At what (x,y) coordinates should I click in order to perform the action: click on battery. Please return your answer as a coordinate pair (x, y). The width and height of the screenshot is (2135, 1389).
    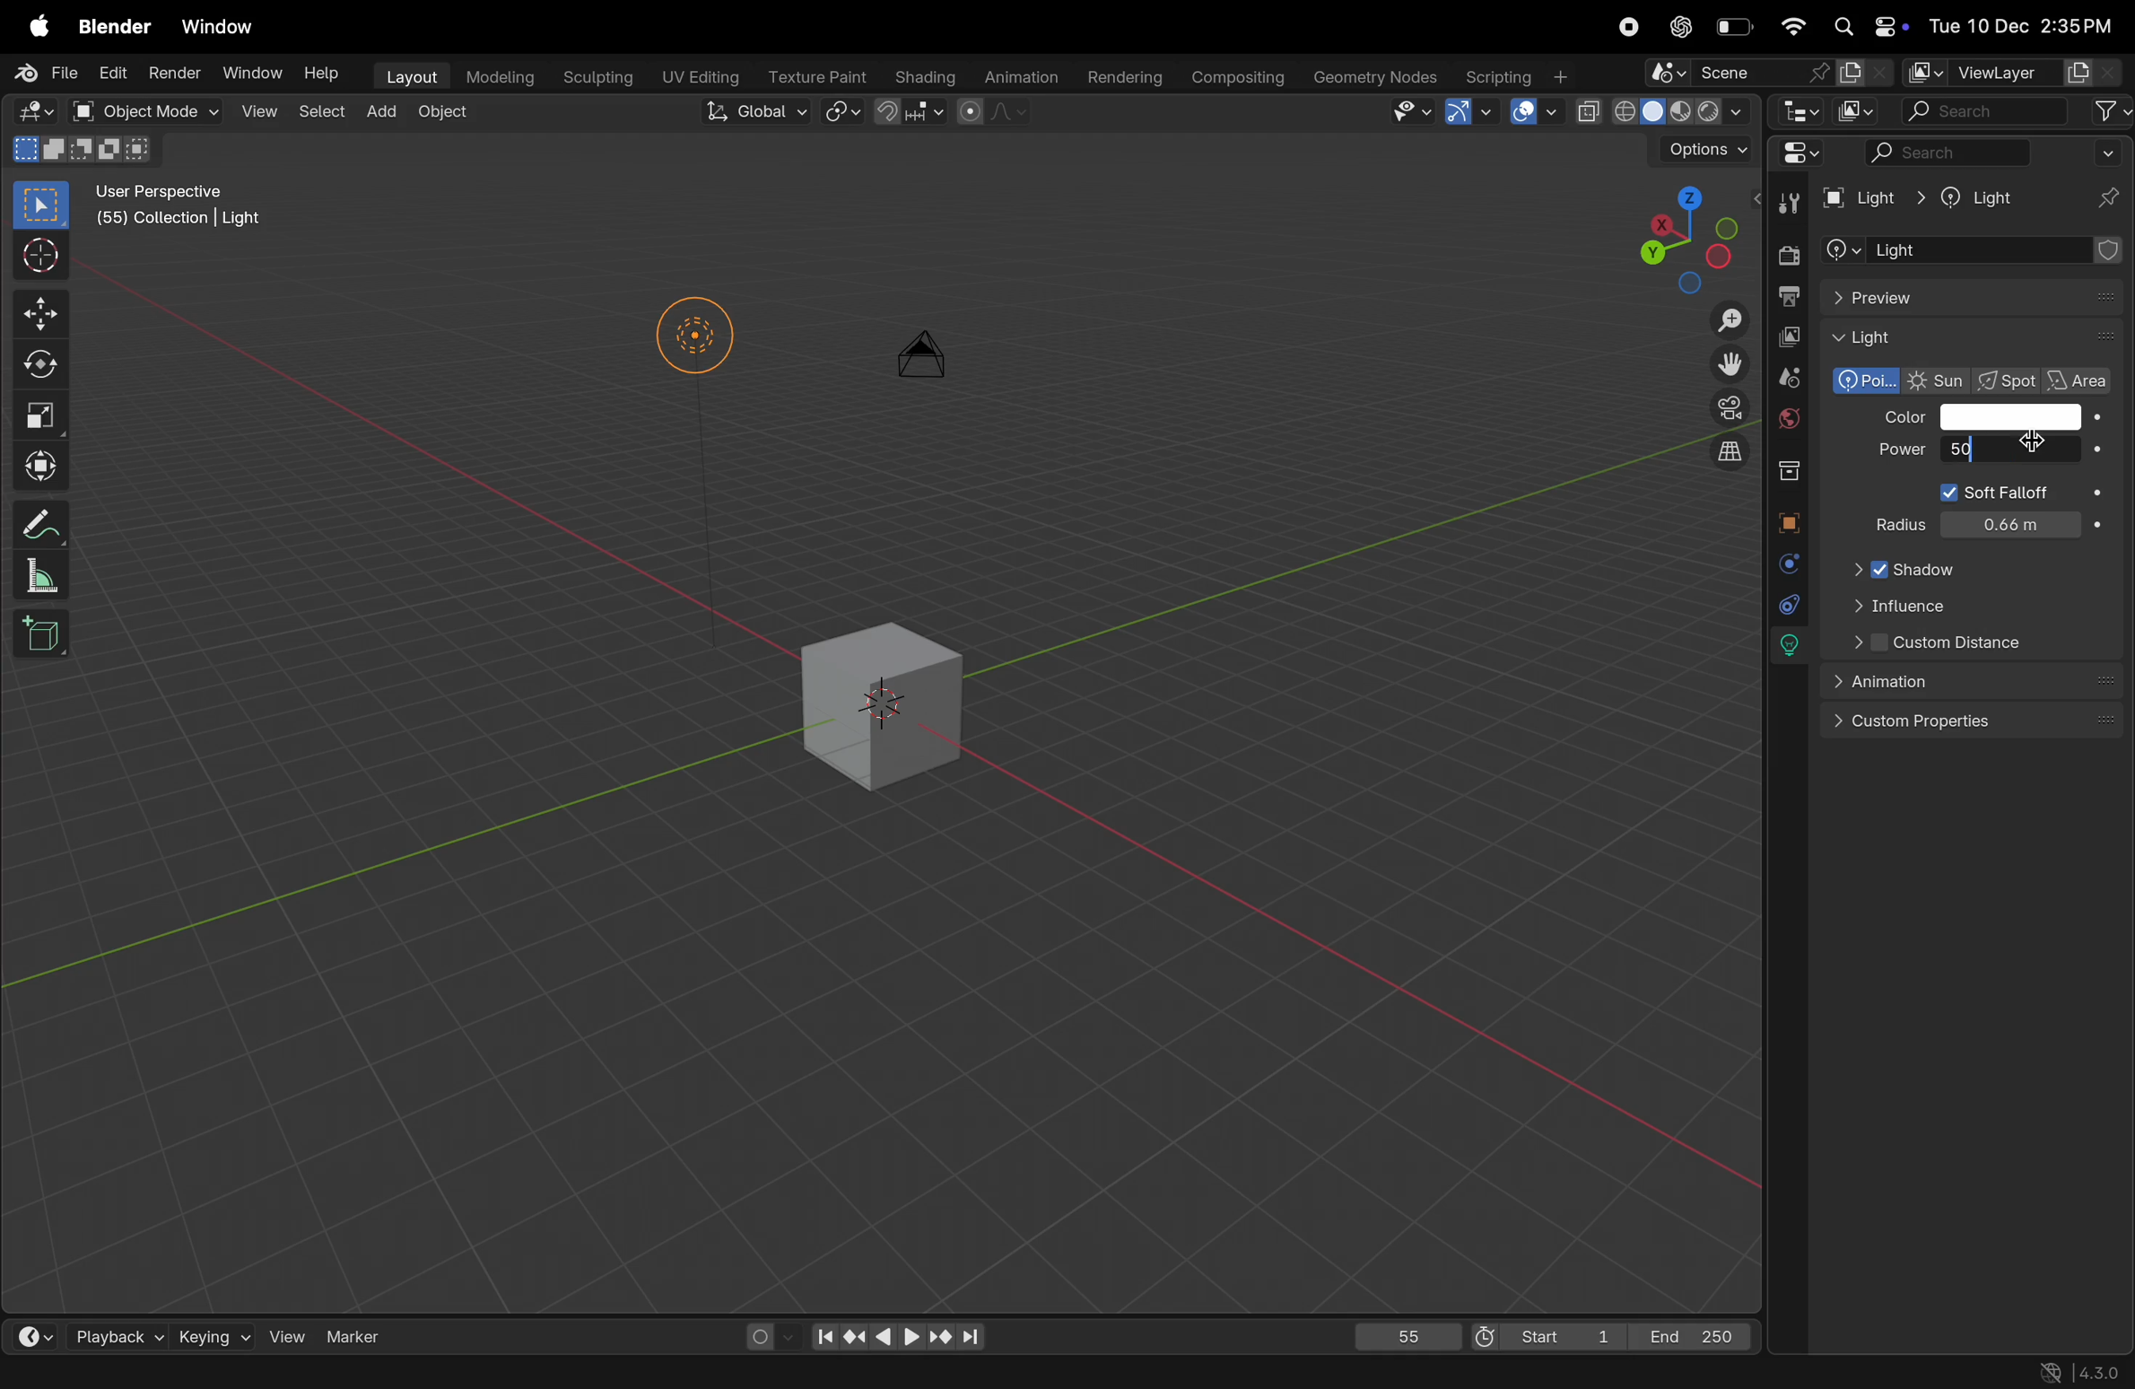
    Looking at the image, I should click on (1735, 24).